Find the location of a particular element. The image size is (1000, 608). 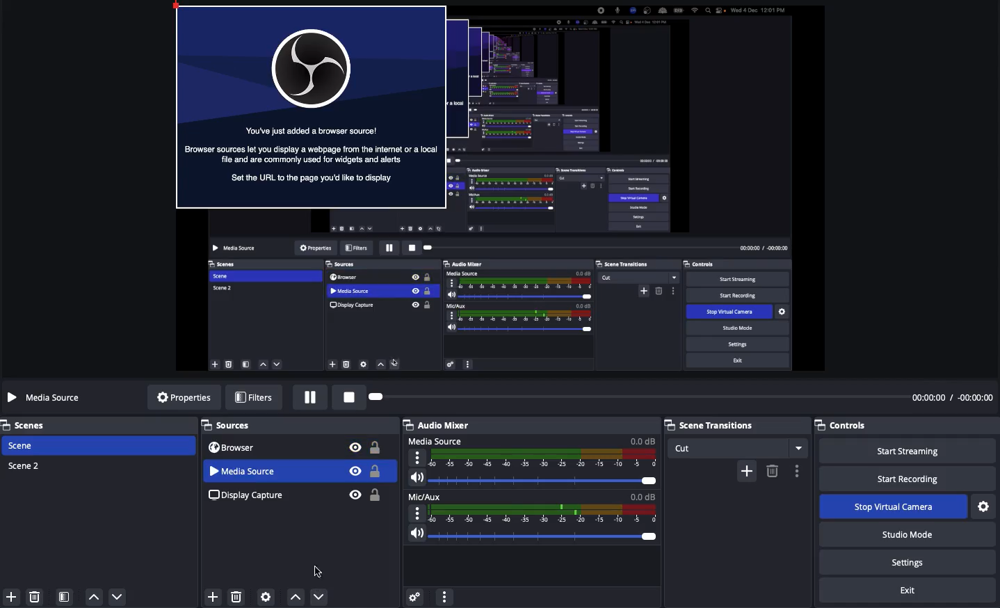

Scene filter is located at coordinates (65, 598).